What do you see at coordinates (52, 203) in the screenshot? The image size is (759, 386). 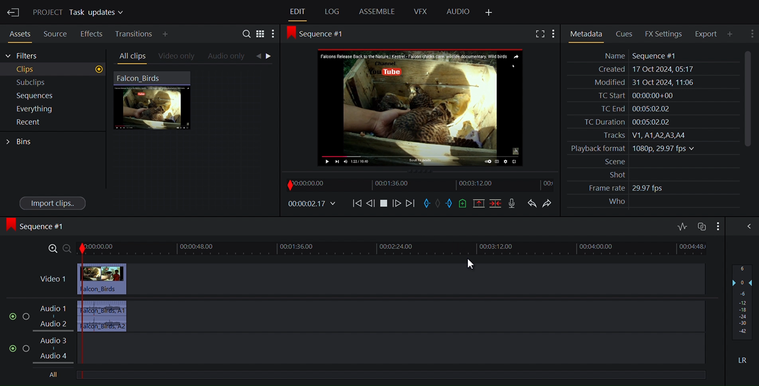 I see `Import clips` at bounding box center [52, 203].